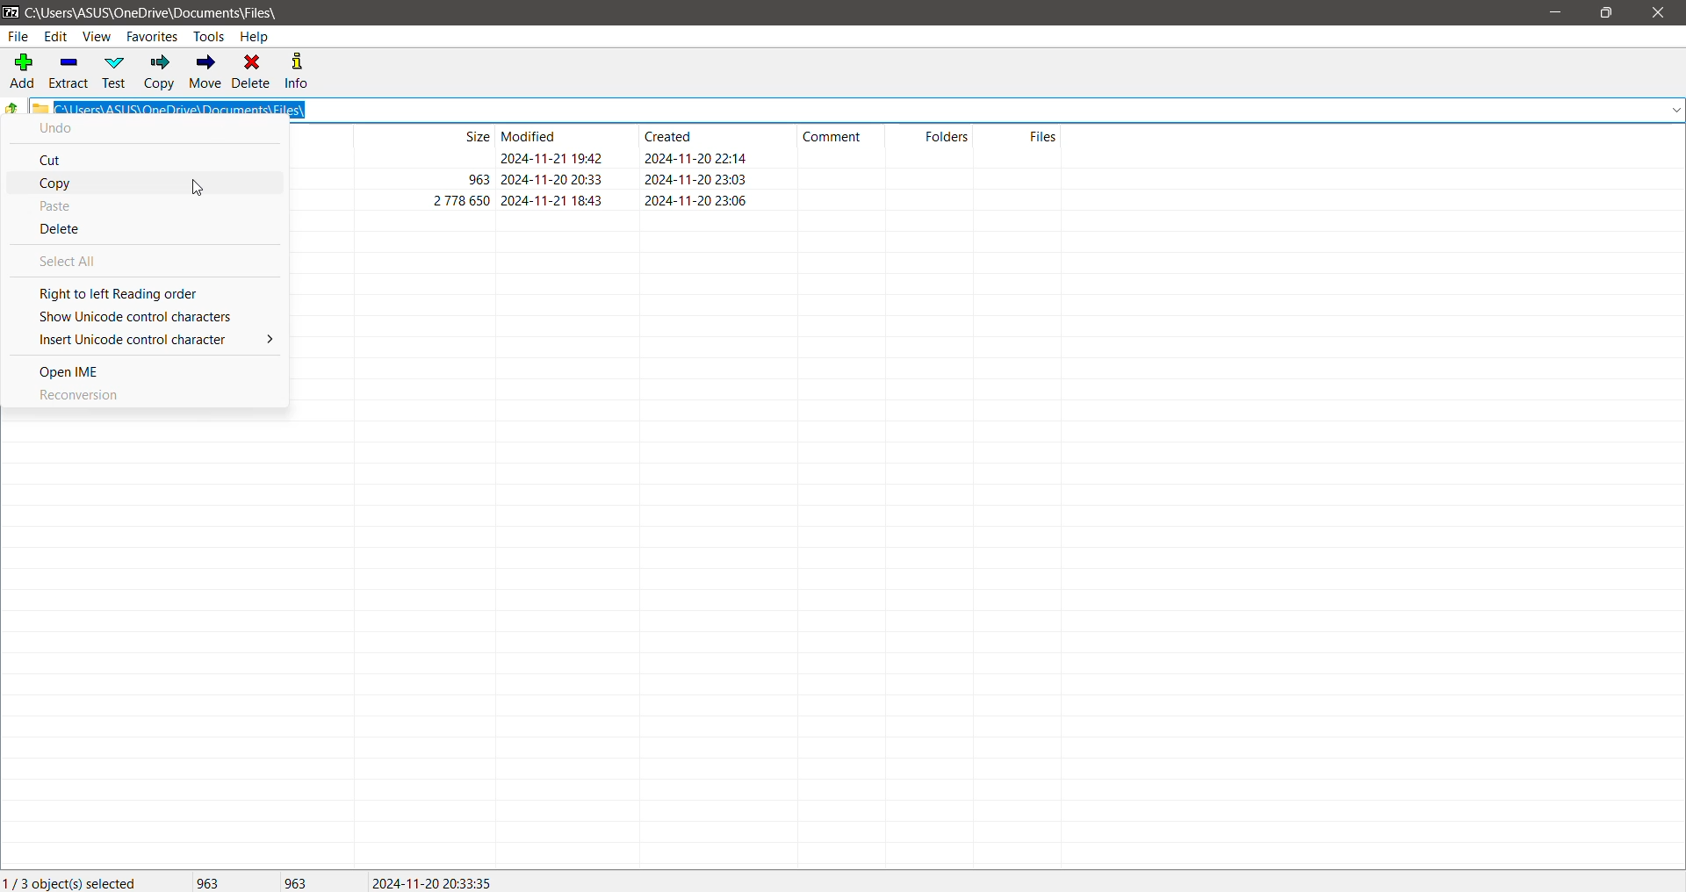 The image size is (1686, 892). Describe the element at coordinates (155, 338) in the screenshot. I see `Insert Unicode control character` at that location.